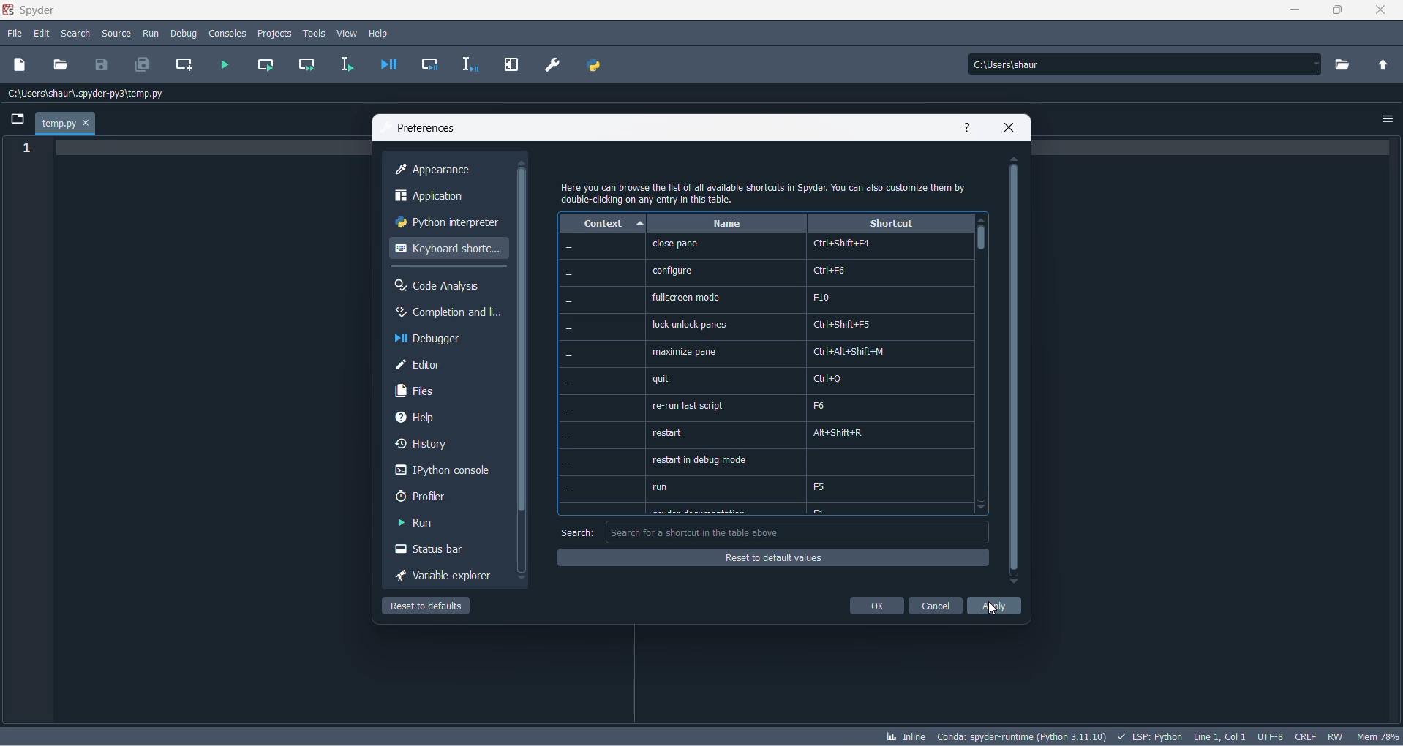  What do you see at coordinates (42, 34) in the screenshot?
I see `edit` at bounding box center [42, 34].